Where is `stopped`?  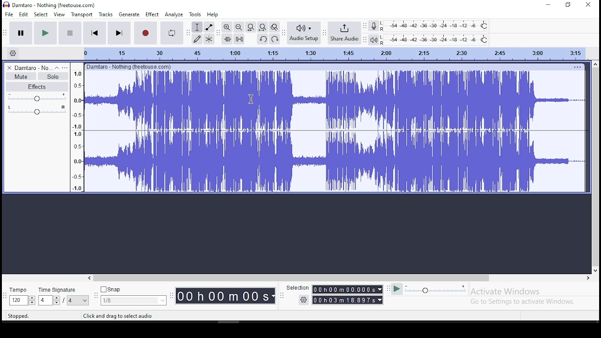 stopped is located at coordinates (18, 316).